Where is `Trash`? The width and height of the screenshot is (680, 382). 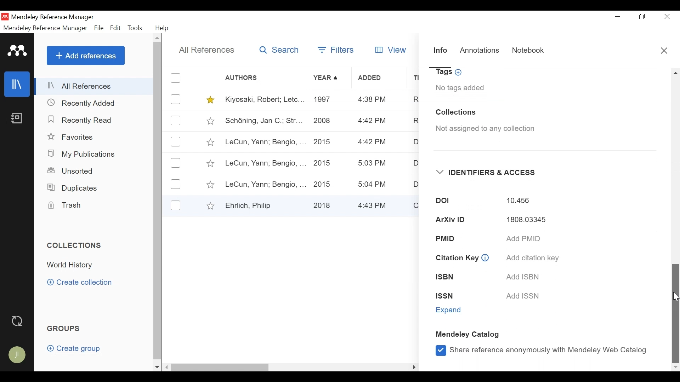 Trash is located at coordinates (66, 206).